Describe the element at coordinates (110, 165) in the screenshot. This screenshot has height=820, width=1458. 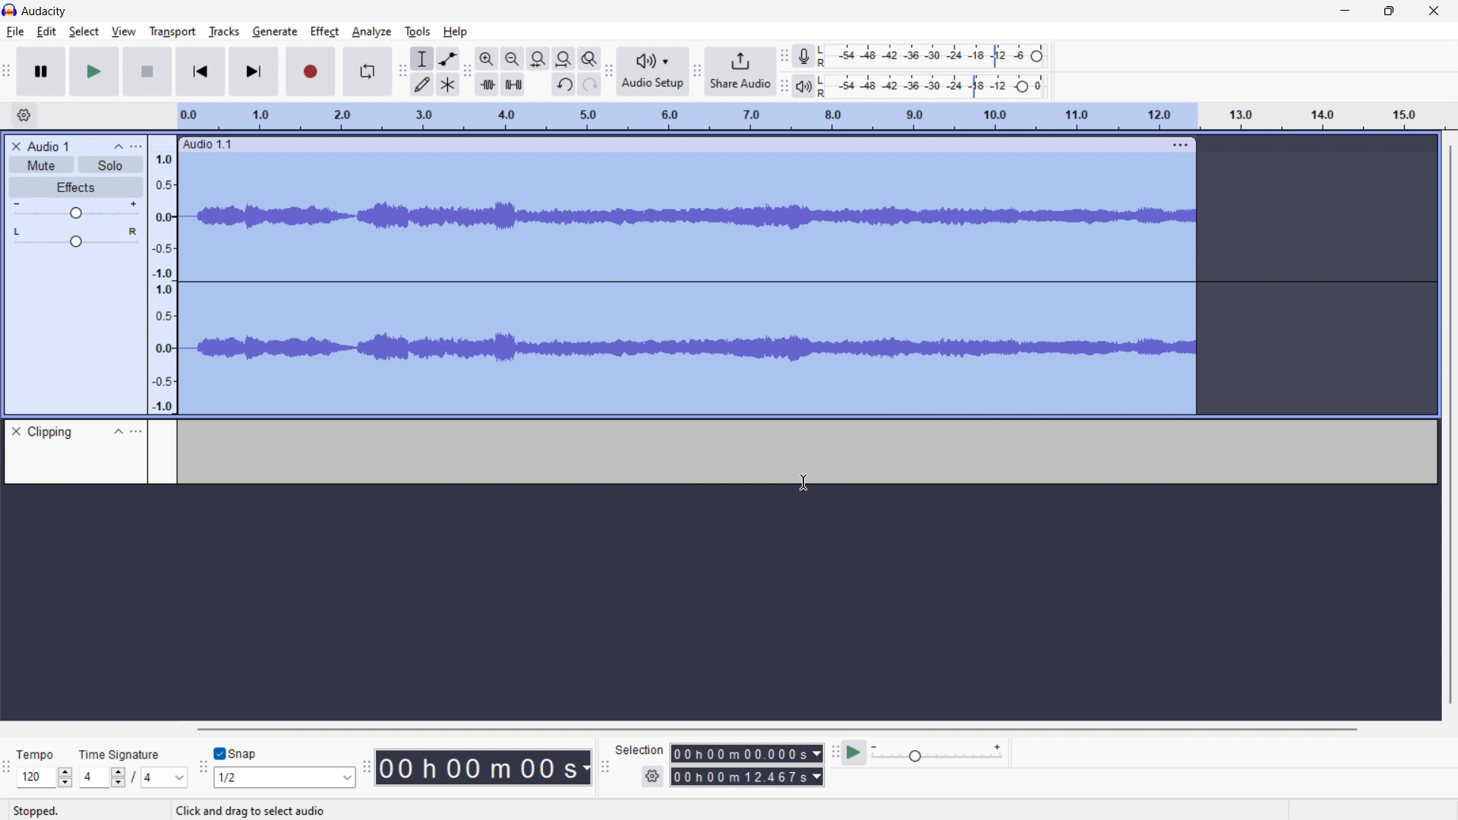
I see `solo` at that location.